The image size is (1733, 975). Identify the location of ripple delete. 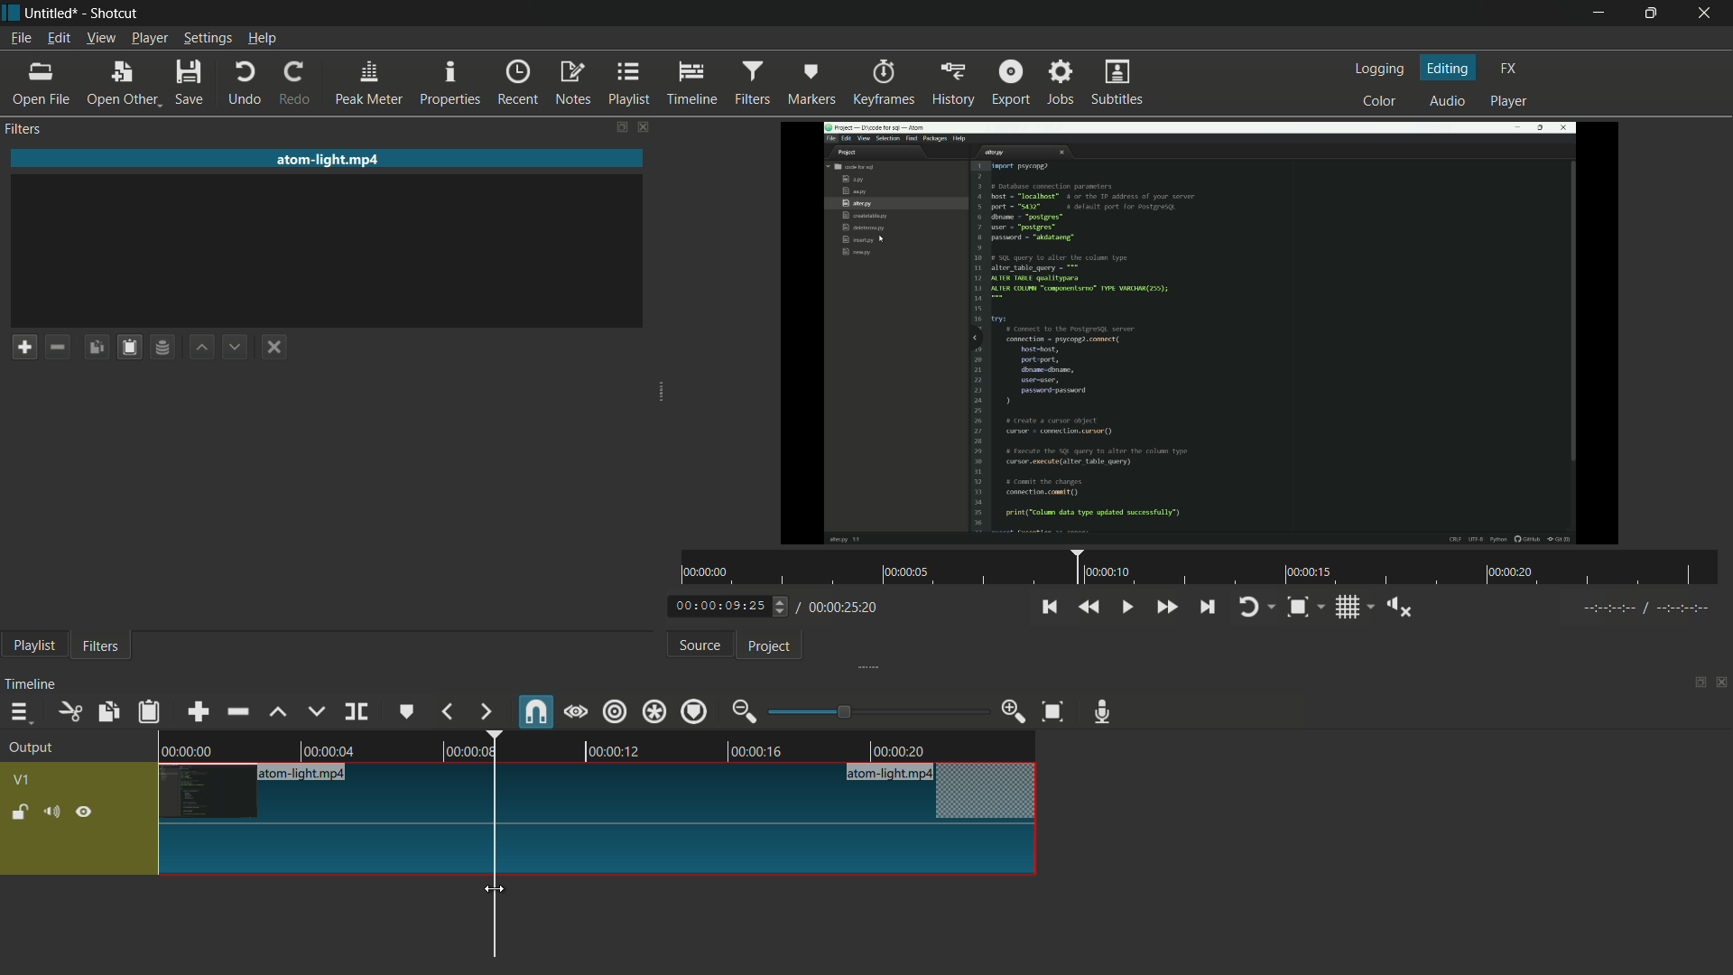
(237, 710).